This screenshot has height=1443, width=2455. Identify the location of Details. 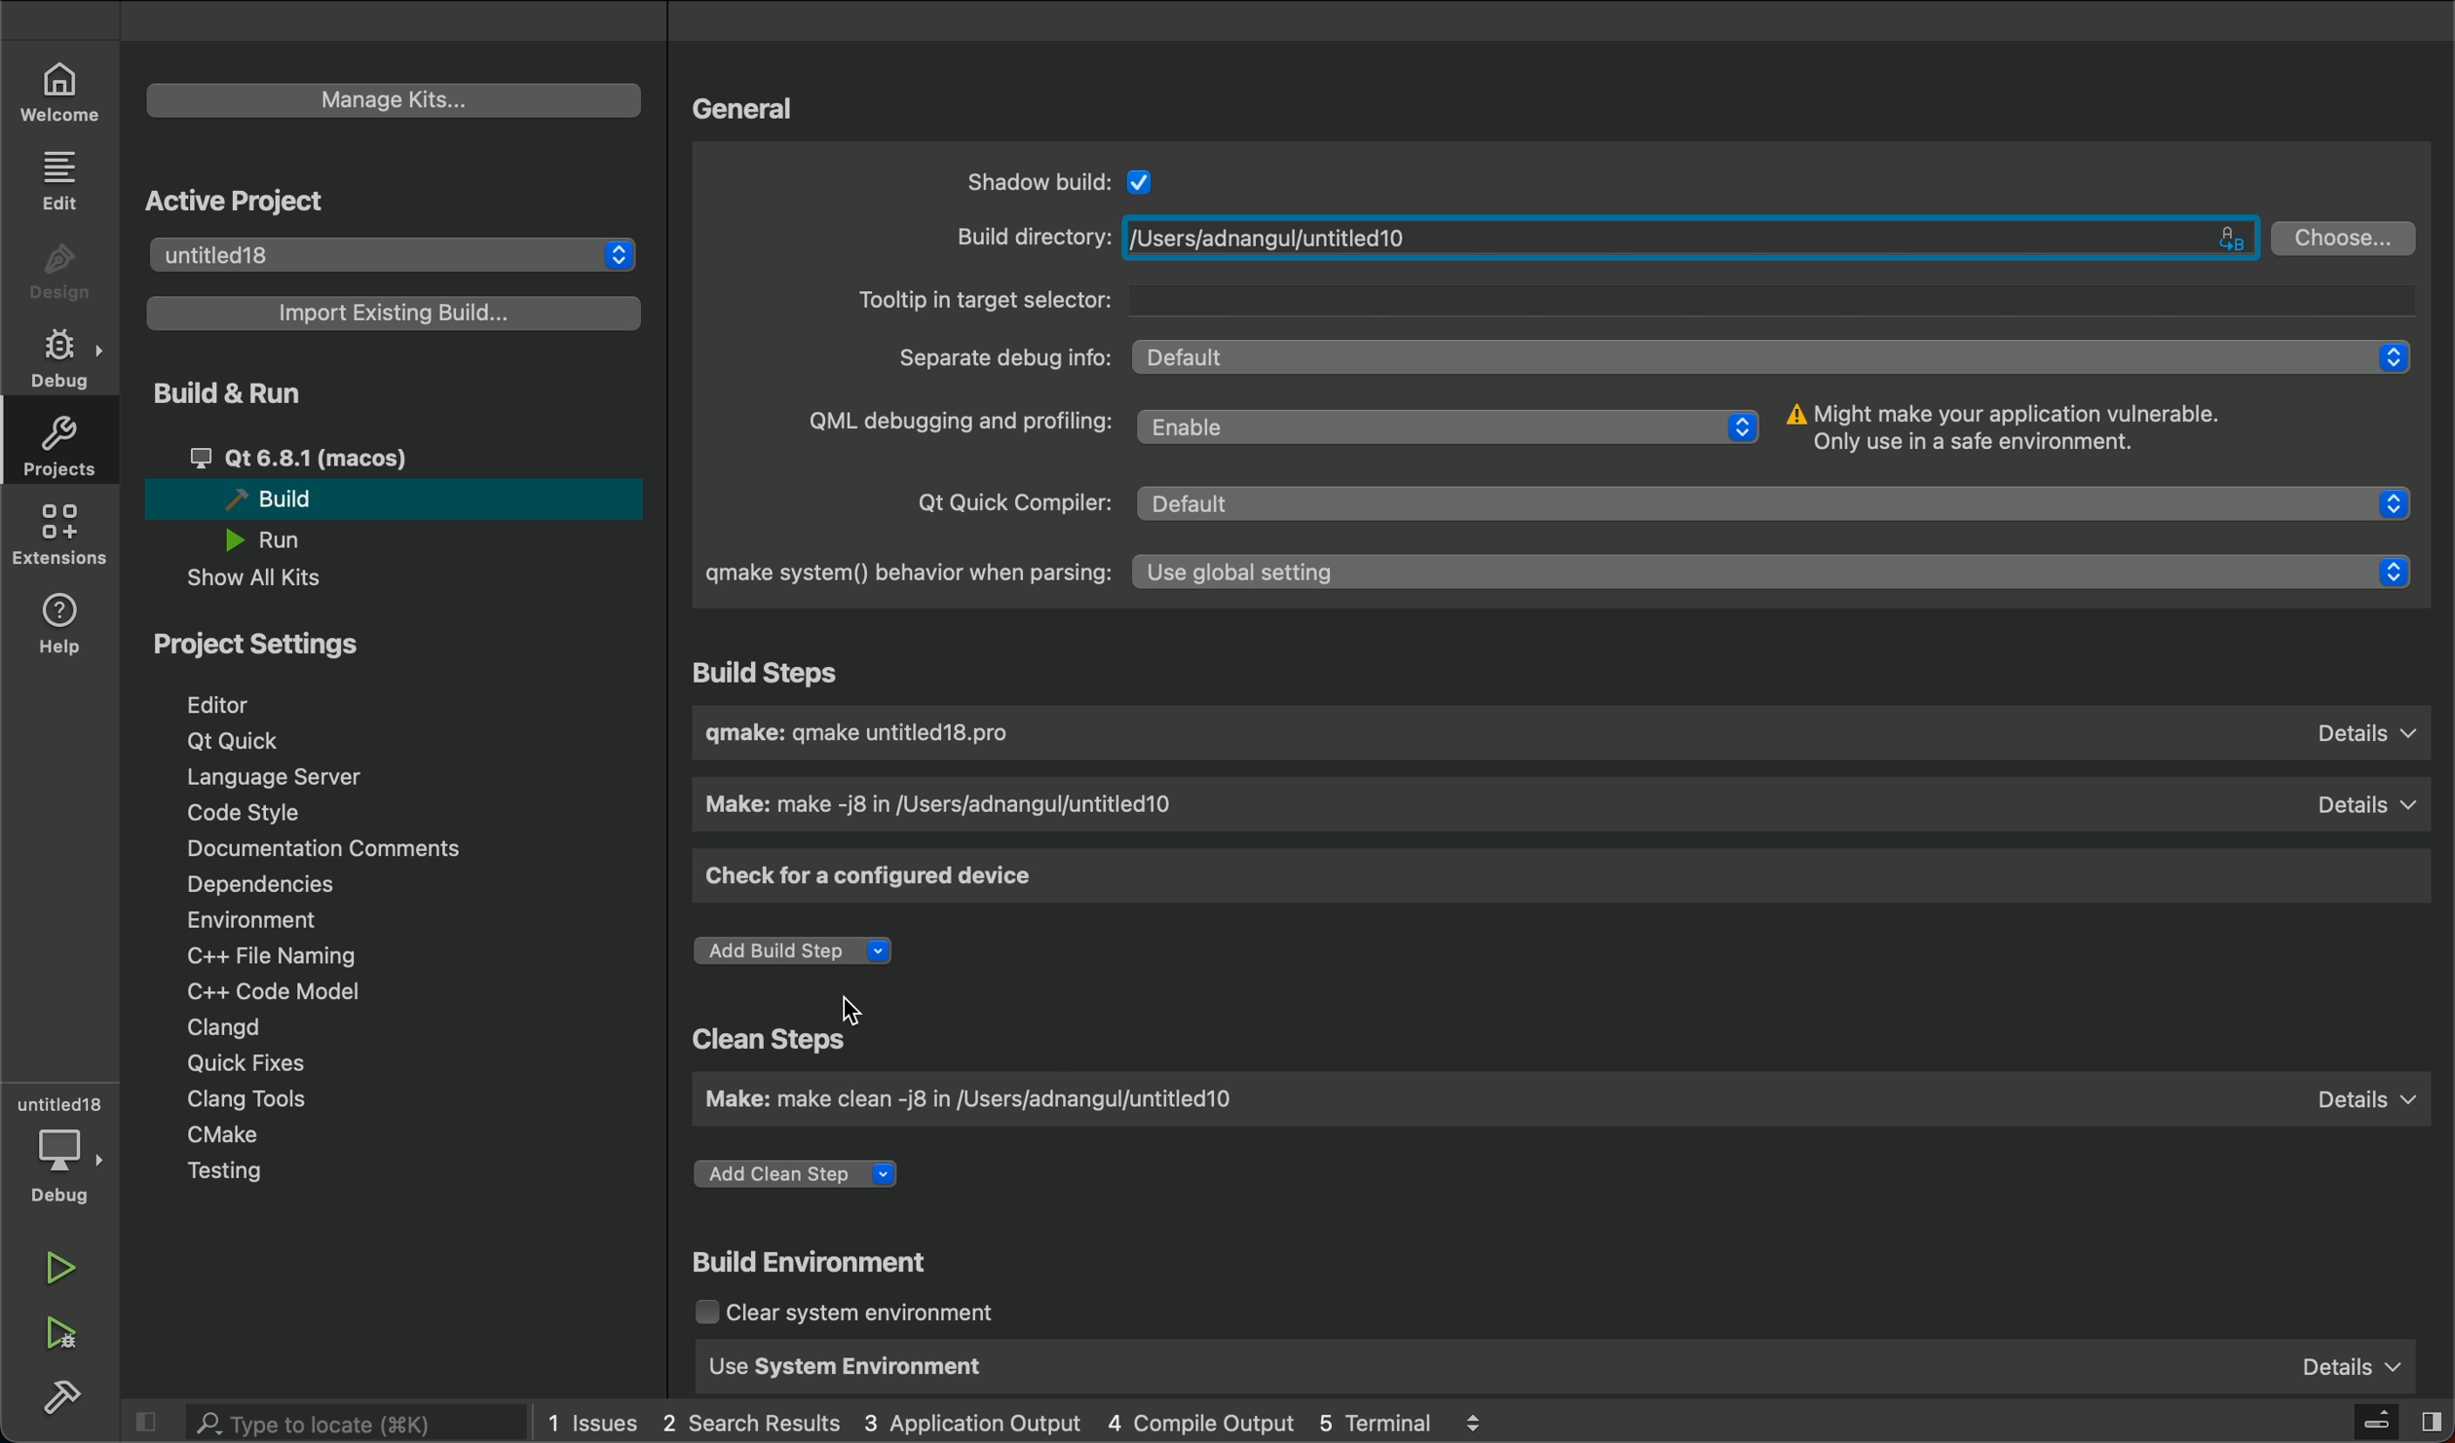
(2364, 804).